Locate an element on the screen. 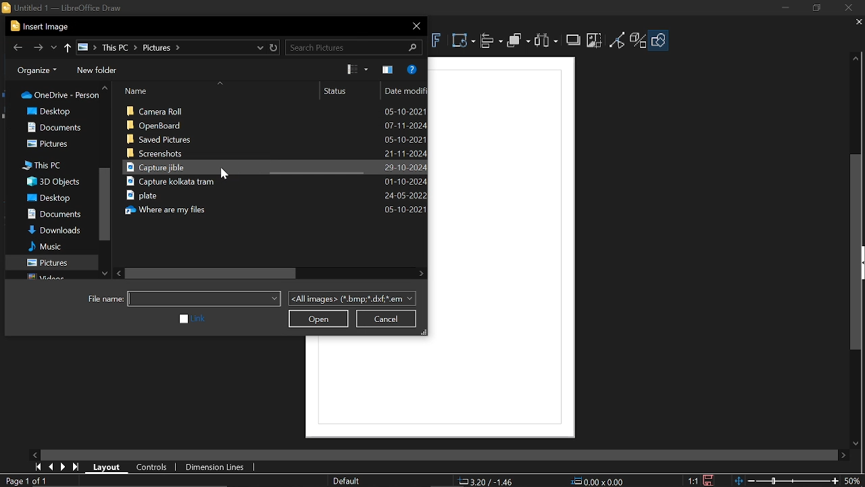  Pages is located at coordinates (24, 481).